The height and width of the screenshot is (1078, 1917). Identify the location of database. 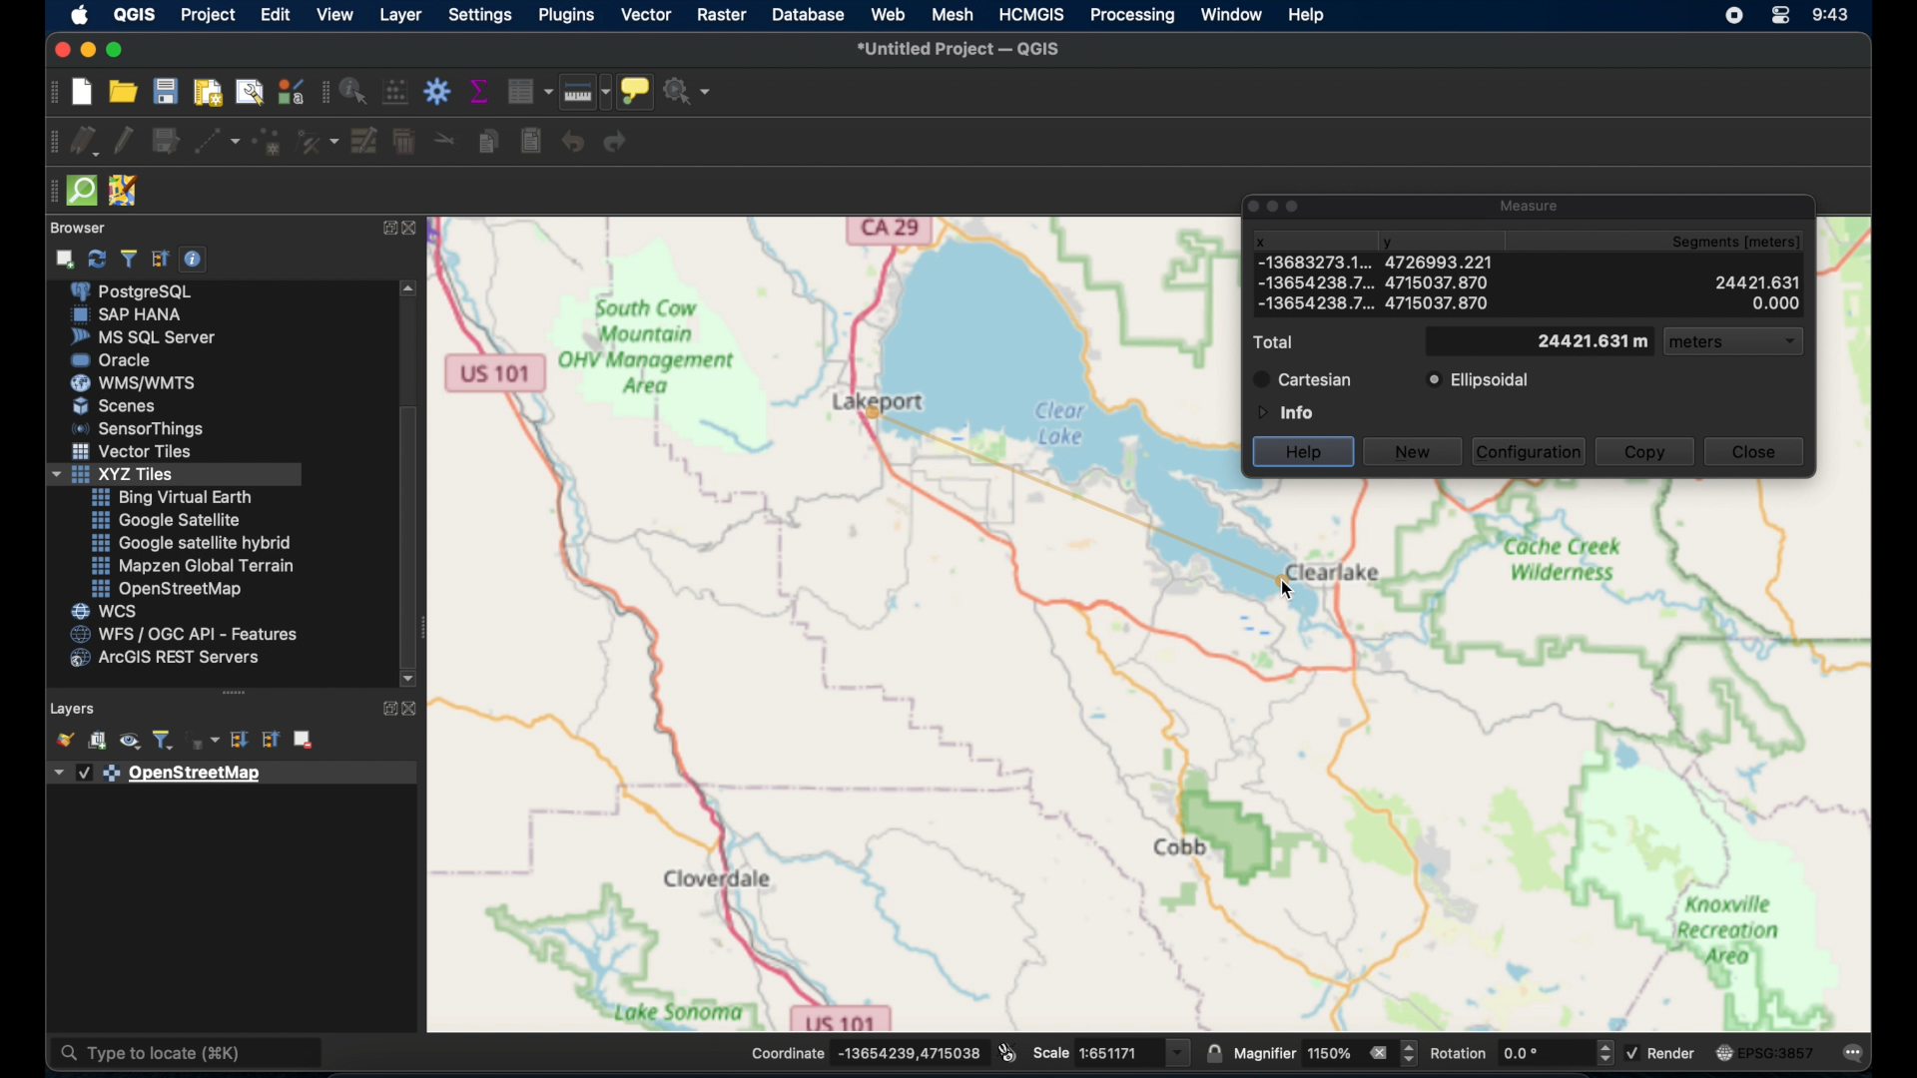
(811, 14).